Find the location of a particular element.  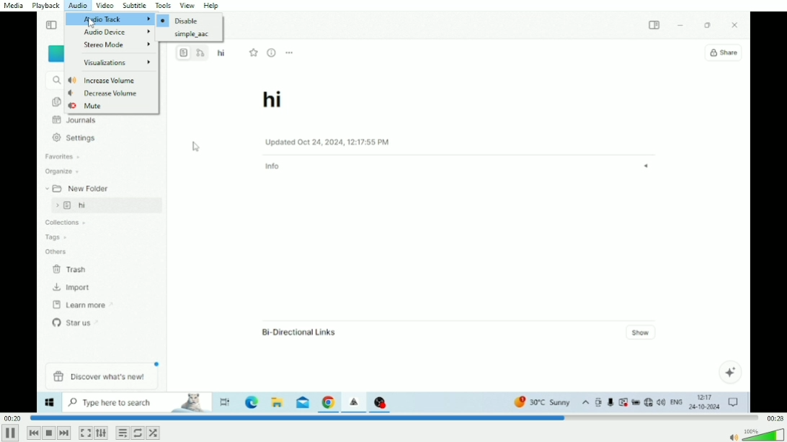

Show extended settings is located at coordinates (101, 433).